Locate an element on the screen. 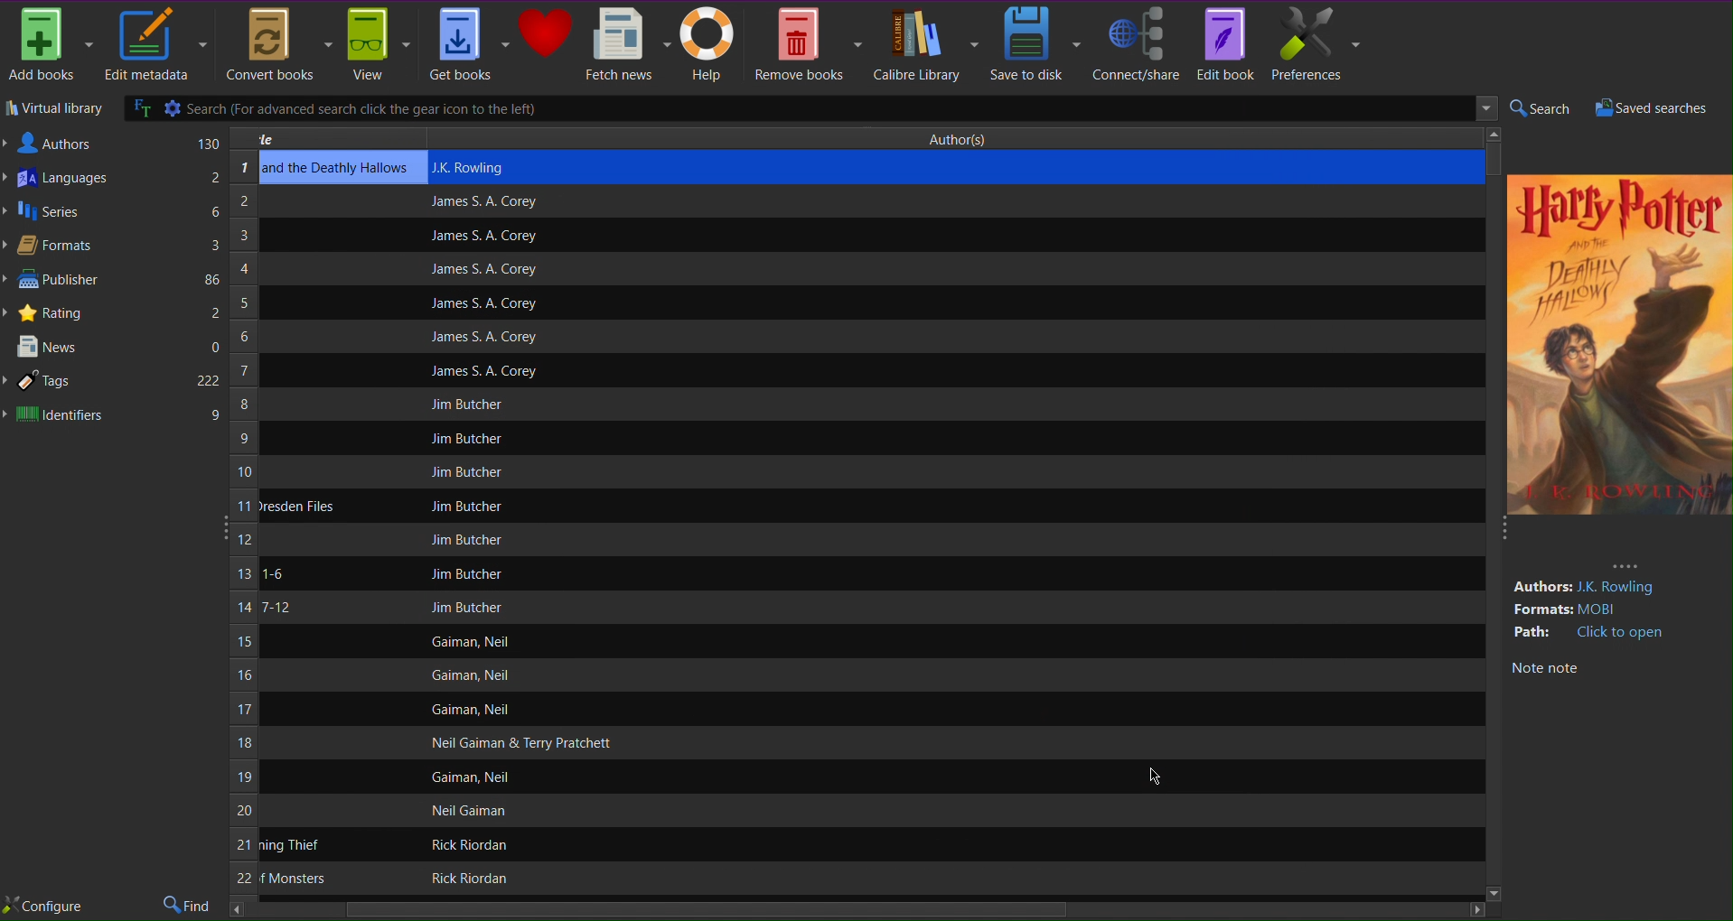 This screenshot has width=1733, height=921. 7-12 is located at coordinates (275, 608).